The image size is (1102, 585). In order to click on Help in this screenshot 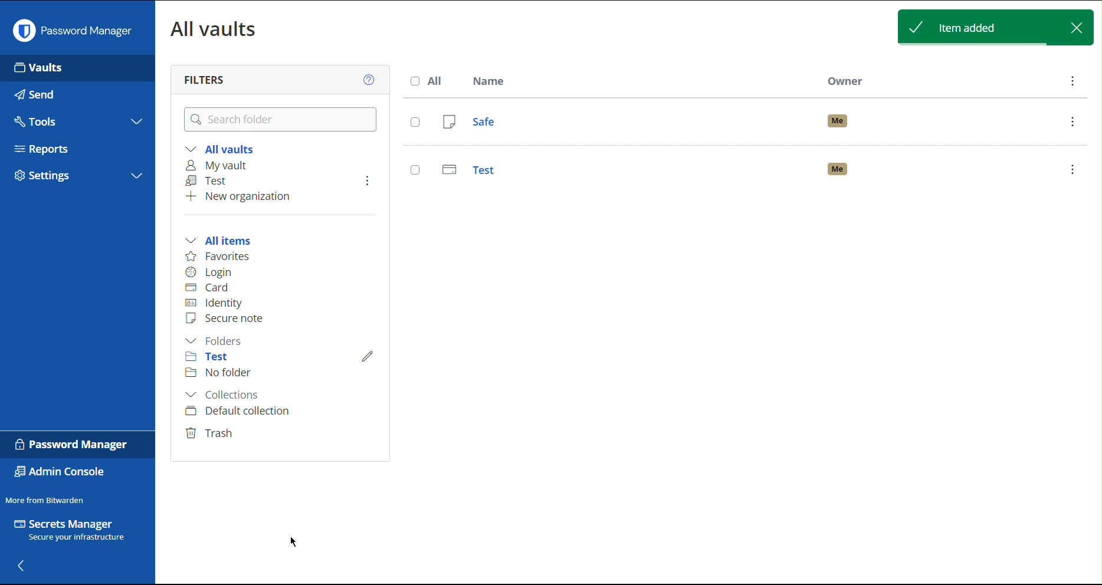, I will do `click(372, 78)`.